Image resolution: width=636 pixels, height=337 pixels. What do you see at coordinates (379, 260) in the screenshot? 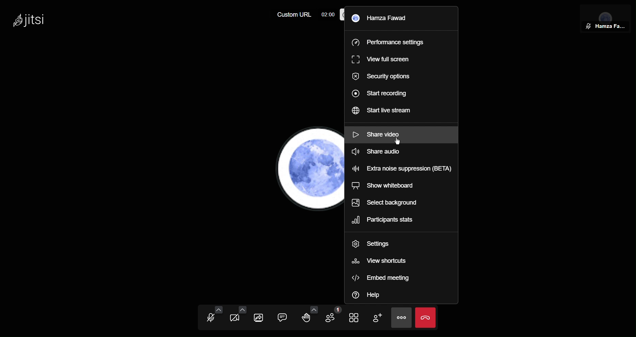
I see `View shortcuts` at bounding box center [379, 260].